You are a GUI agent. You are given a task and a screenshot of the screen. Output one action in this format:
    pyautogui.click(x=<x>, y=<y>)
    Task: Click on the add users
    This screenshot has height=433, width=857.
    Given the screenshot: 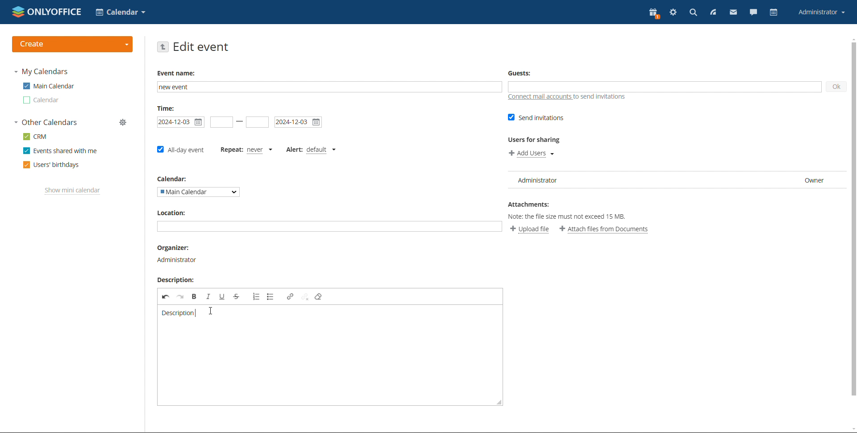 What is the action you would take?
    pyautogui.click(x=531, y=154)
    